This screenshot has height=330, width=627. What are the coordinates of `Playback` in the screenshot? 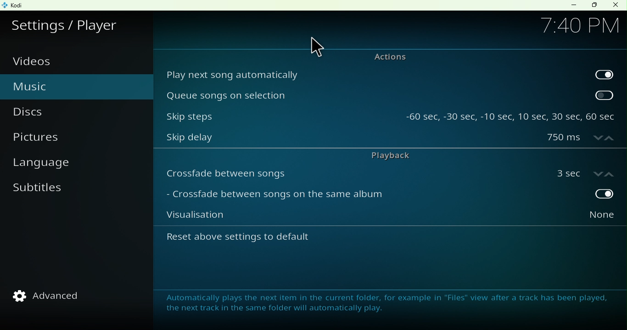 It's located at (386, 155).